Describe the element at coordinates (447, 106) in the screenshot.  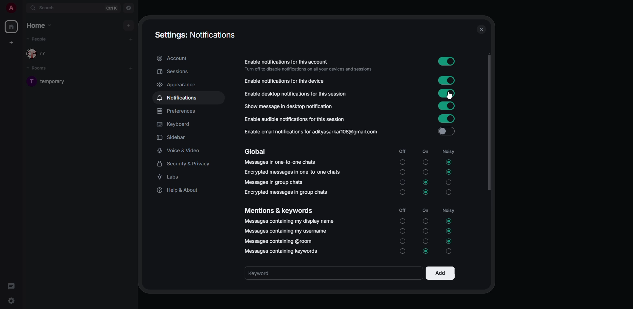
I see `enabled` at that location.